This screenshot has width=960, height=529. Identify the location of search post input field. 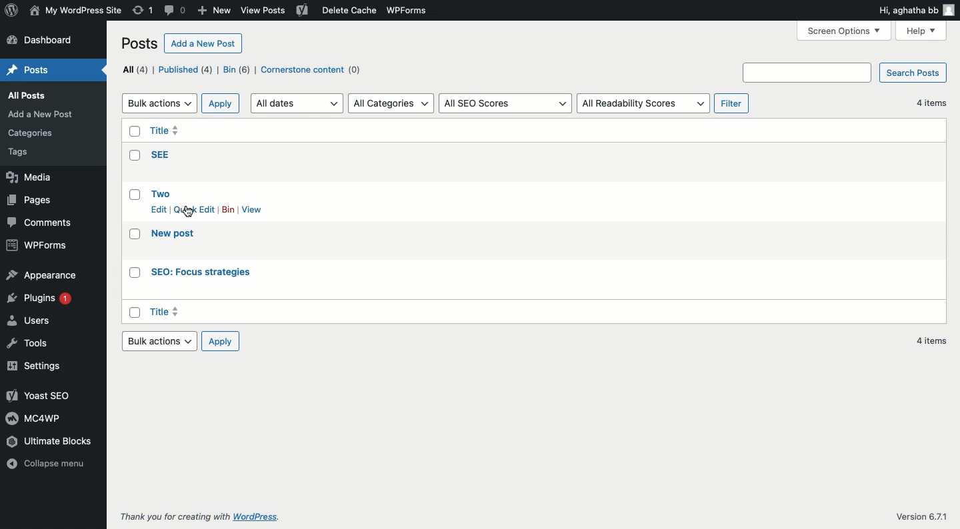
(807, 72).